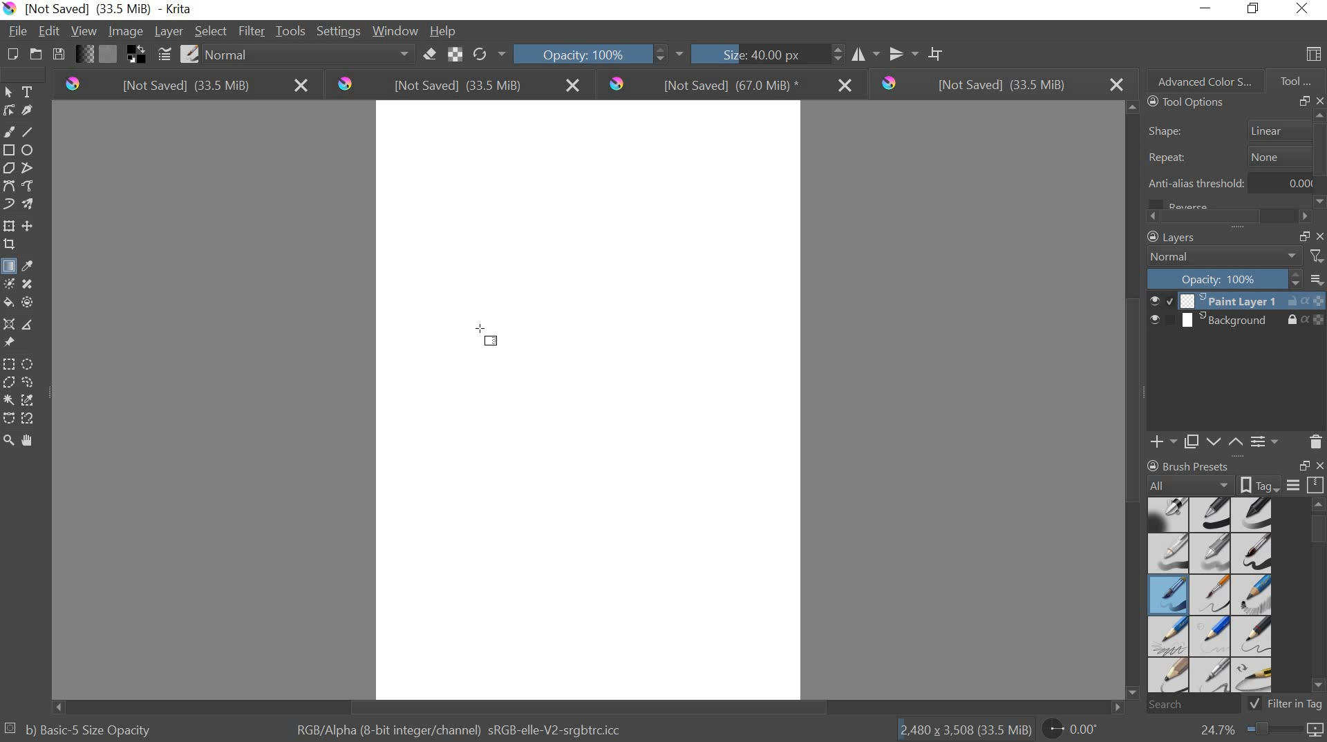 This screenshot has width=1327, height=742. What do you see at coordinates (1304, 236) in the screenshot?
I see `RESTORE DOWN` at bounding box center [1304, 236].